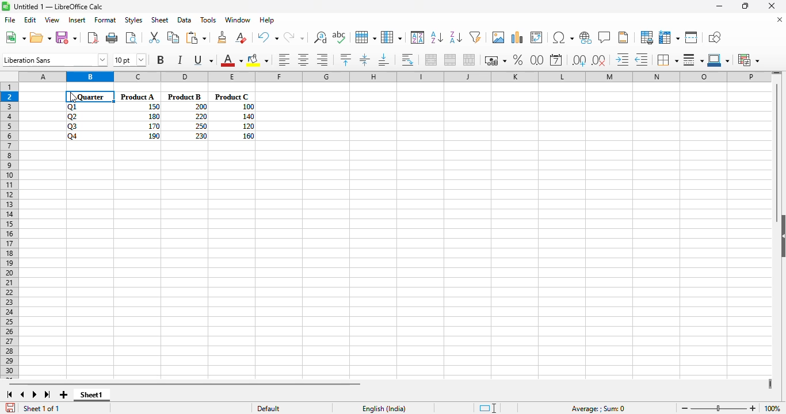 The width and height of the screenshot is (786, 414). What do you see at coordinates (517, 37) in the screenshot?
I see `insert chart` at bounding box center [517, 37].